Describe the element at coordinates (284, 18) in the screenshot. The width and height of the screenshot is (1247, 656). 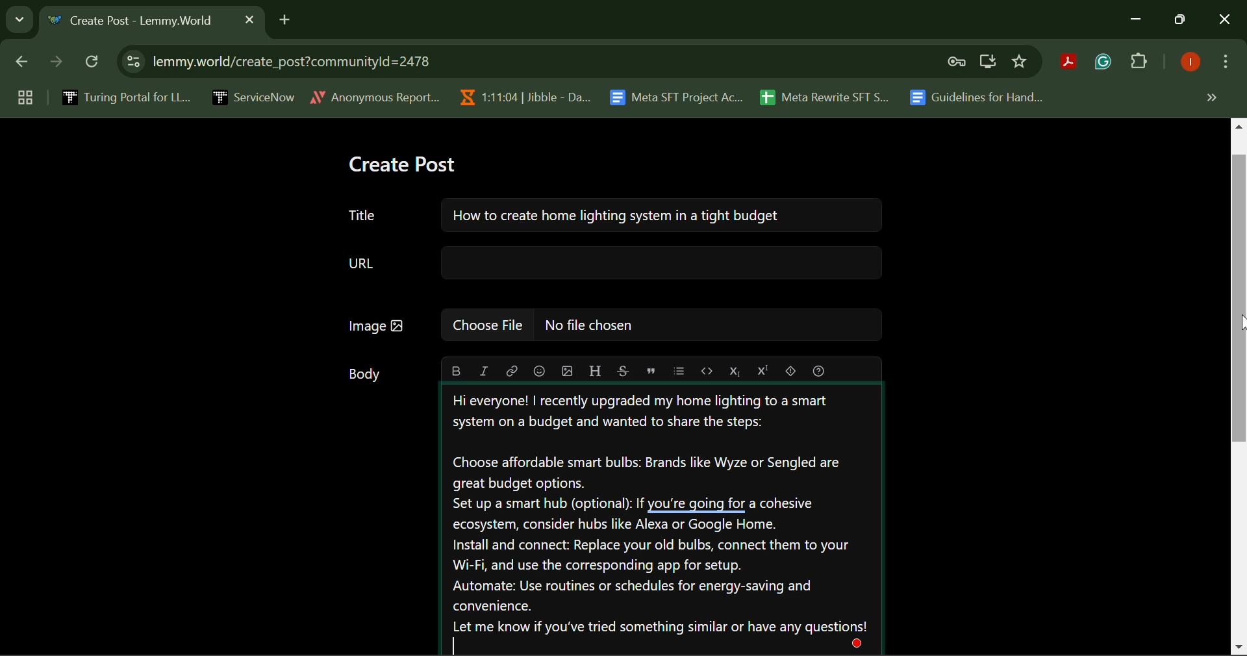
I see `Add Tab` at that location.